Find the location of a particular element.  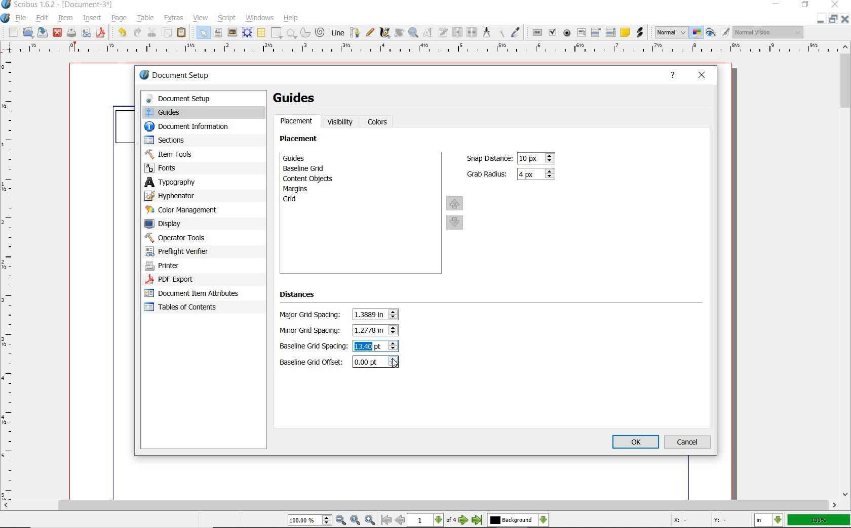

baseline grid spacing is located at coordinates (370, 346).